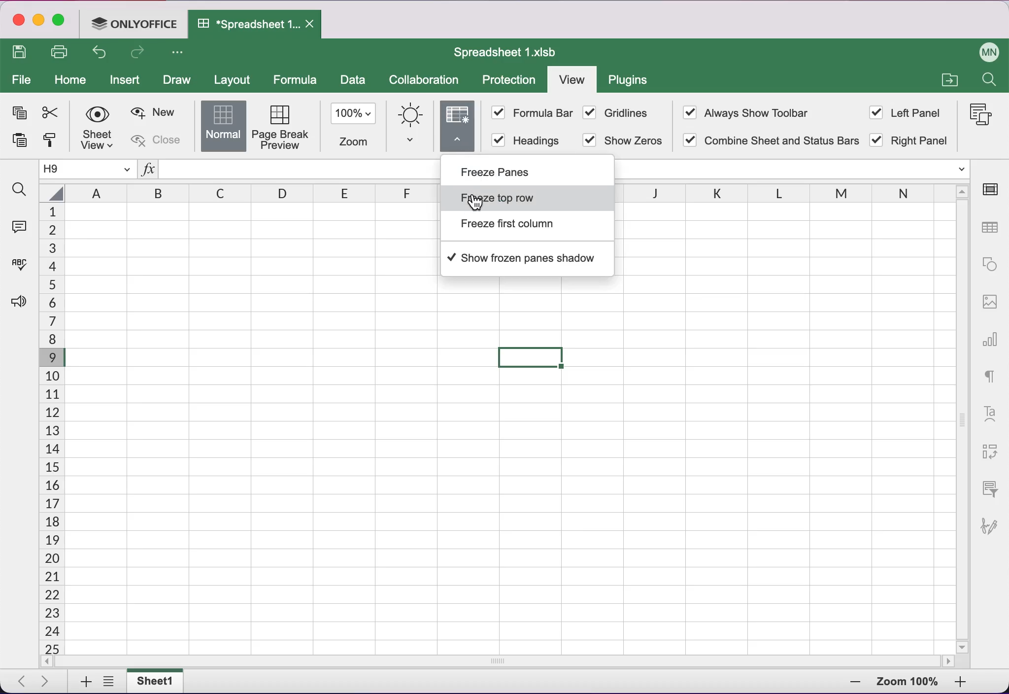 The height and width of the screenshot is (694, 1009). I want to click on text art, so click(992, 413).